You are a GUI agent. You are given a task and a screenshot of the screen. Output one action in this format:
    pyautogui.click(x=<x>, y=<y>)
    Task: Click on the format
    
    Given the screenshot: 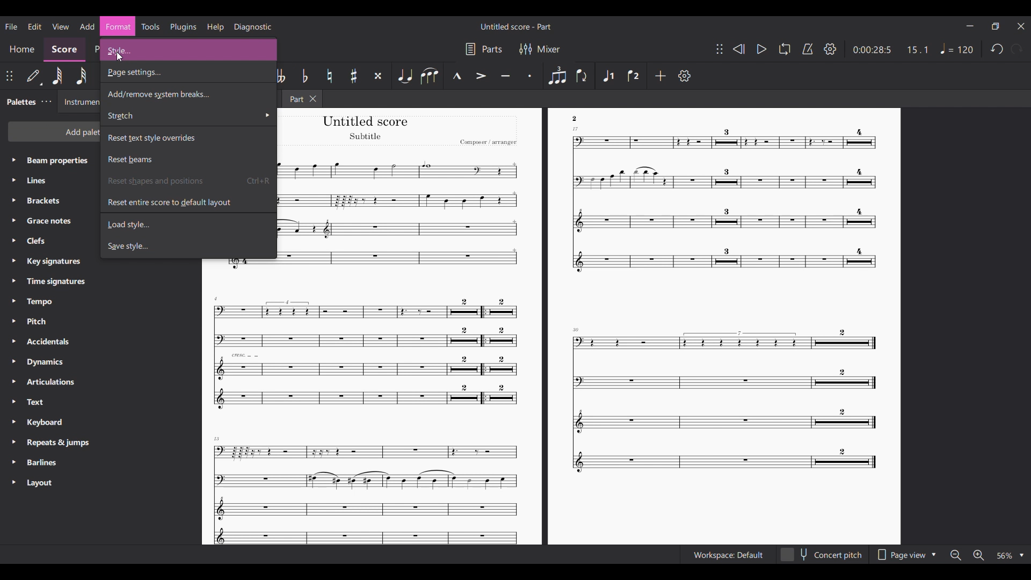 What is the action you would take?
    pyautogui.click(x=119, y=26)
    